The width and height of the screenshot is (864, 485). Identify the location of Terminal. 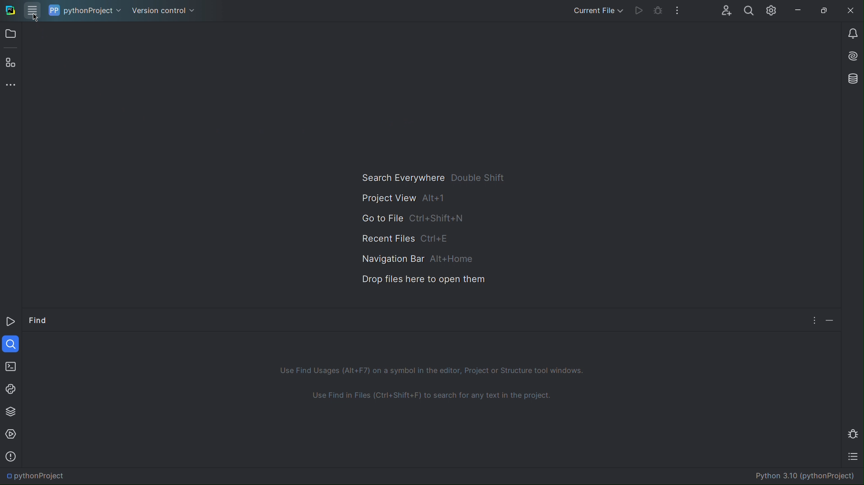
(10, 365).